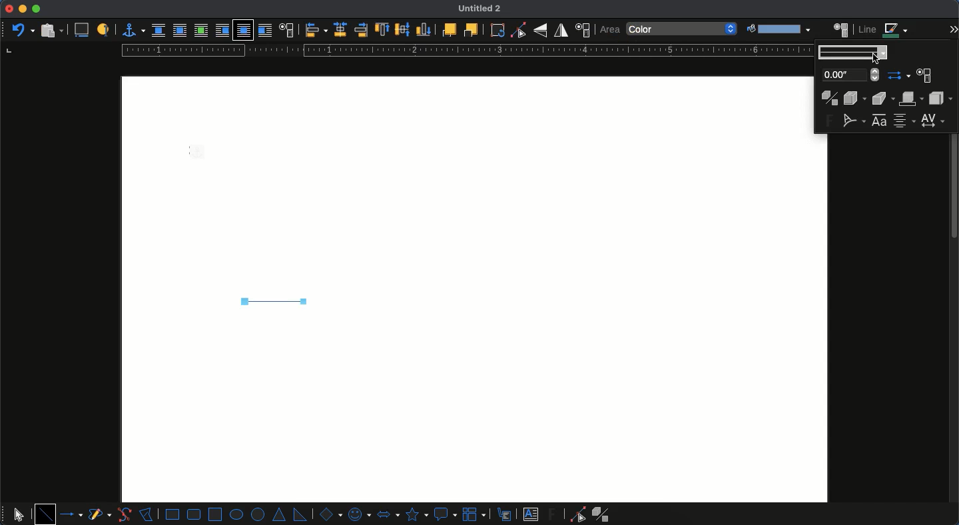  Describe the element at coordinates (259, 515) in the screenshot. I see `circle` at that location.